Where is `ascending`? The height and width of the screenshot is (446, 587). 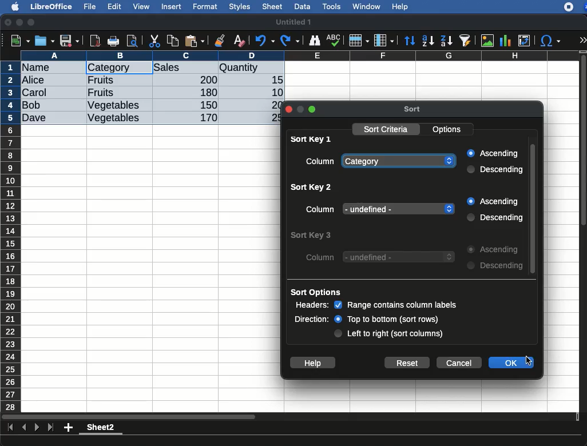 ascending is located at coordinates (428, 40).